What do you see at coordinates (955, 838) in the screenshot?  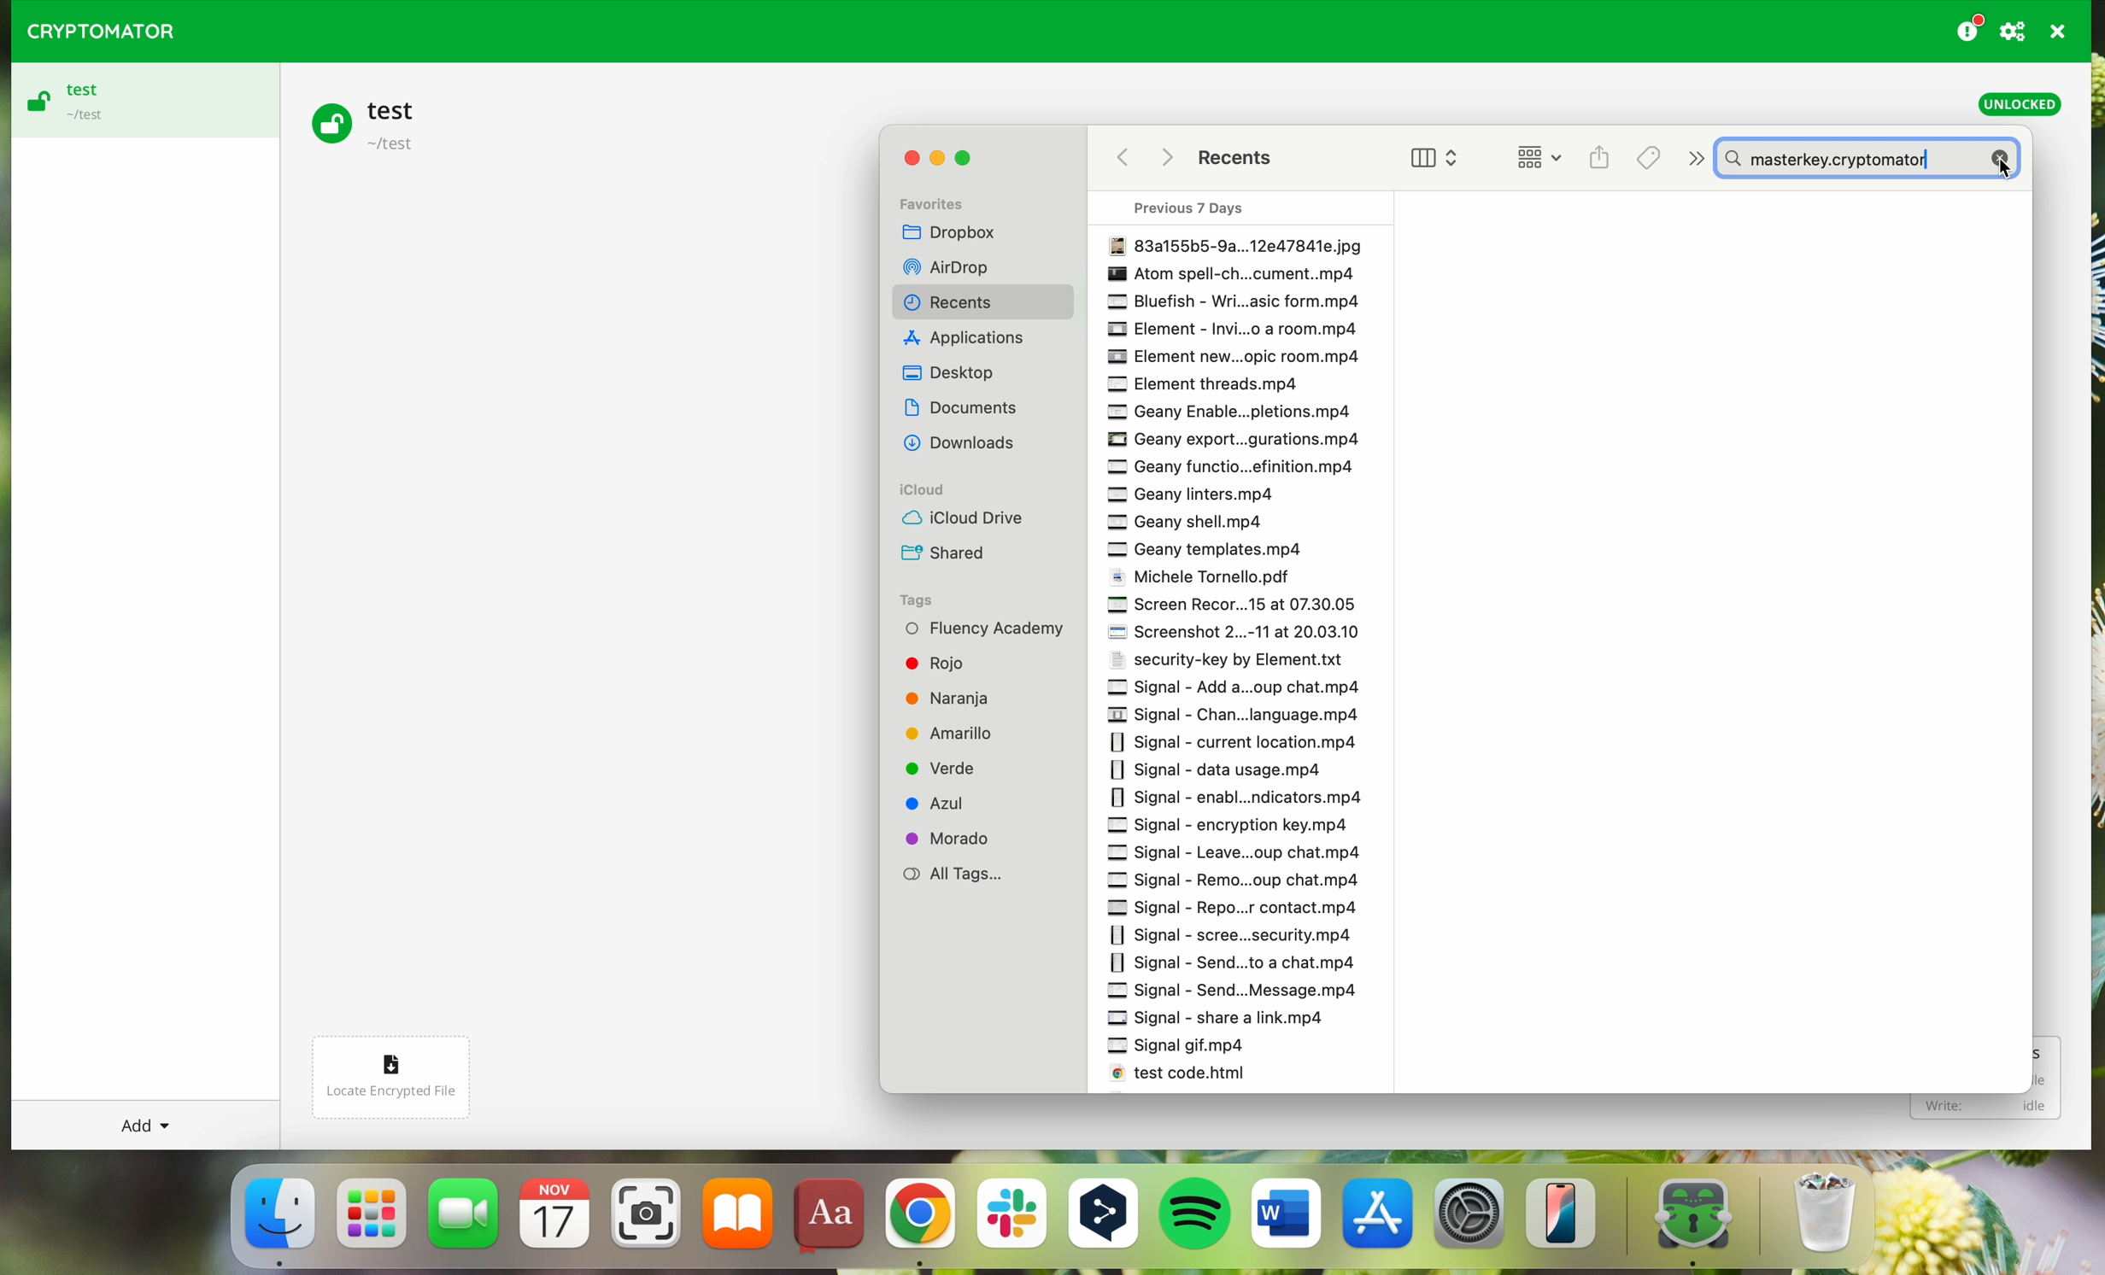 I see `Morado` at bounding box center [955, 838].